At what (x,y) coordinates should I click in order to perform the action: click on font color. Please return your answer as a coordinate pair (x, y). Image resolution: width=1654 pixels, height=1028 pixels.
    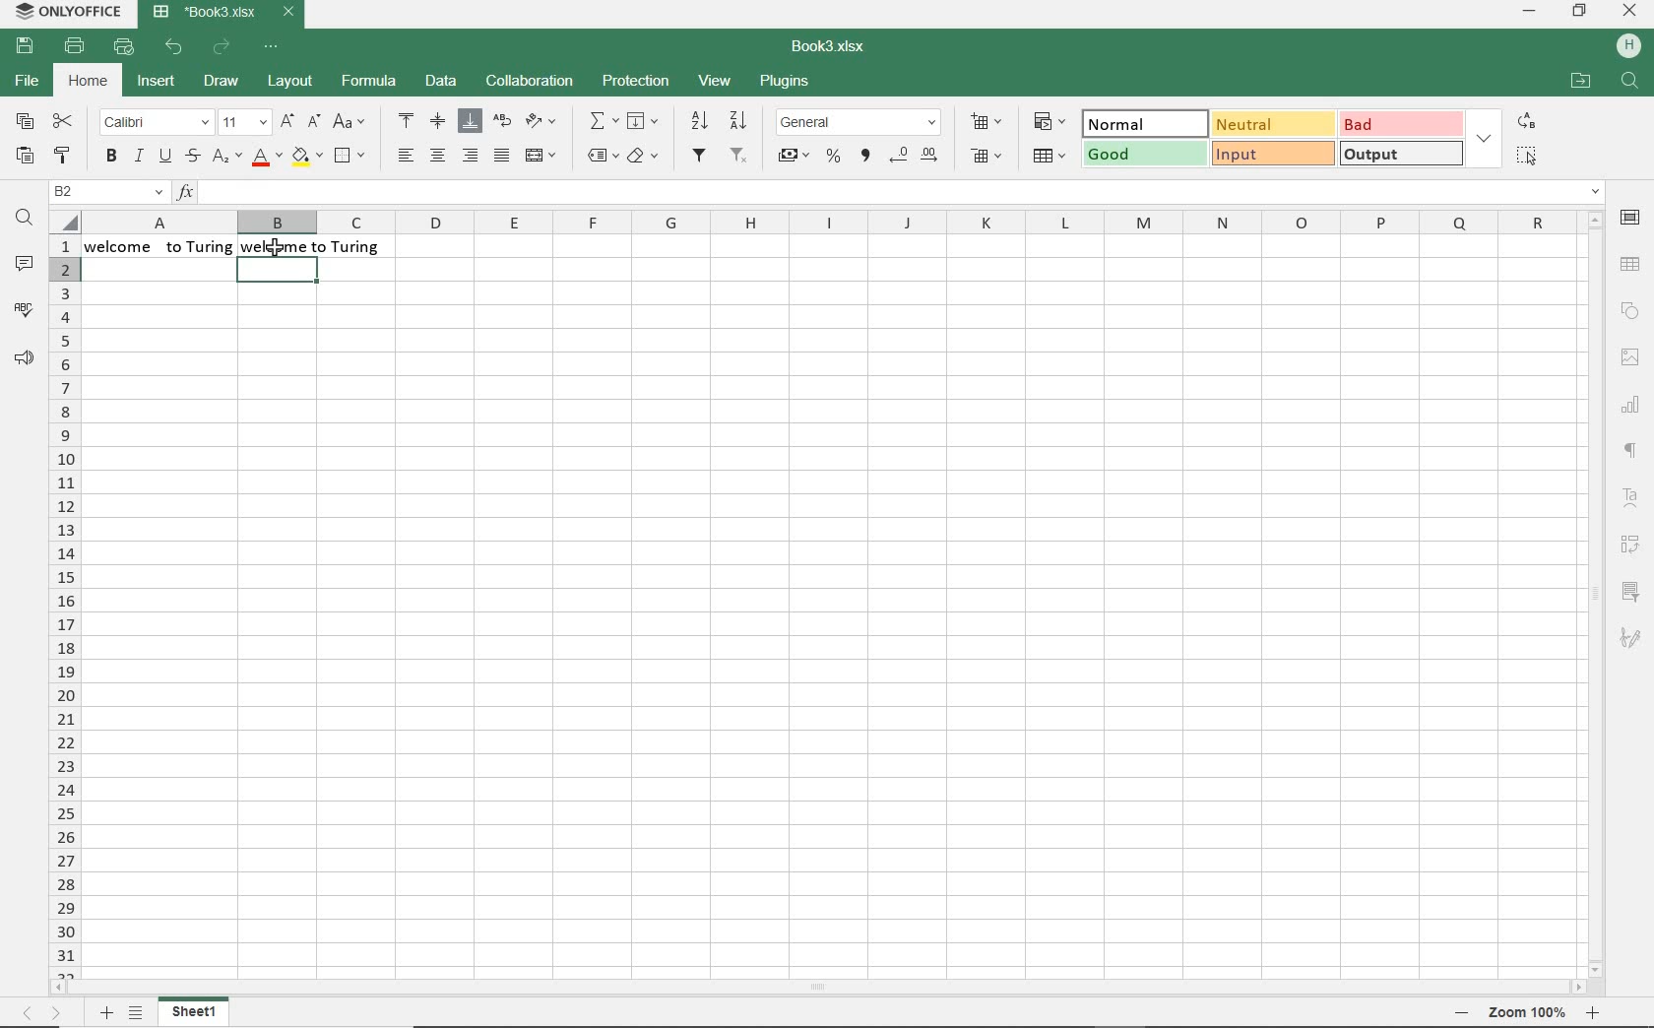
    Looking at the image, I should click on (267, 157).